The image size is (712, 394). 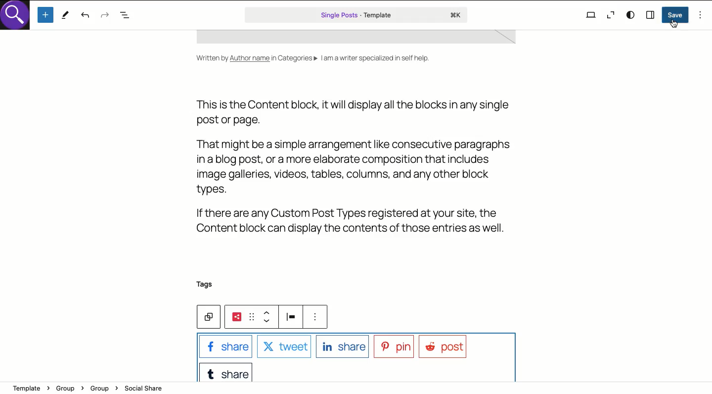 I want to click on Justification, so click(x=291, y=317).